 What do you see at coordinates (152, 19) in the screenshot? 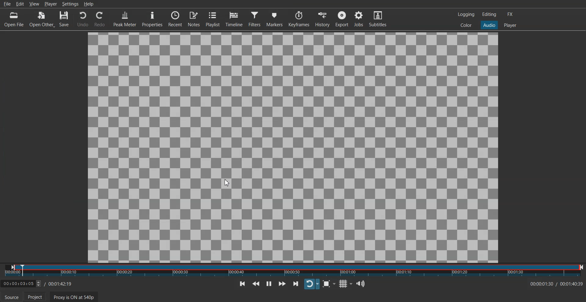
I see `Properties` at bounding box center [152, 19].